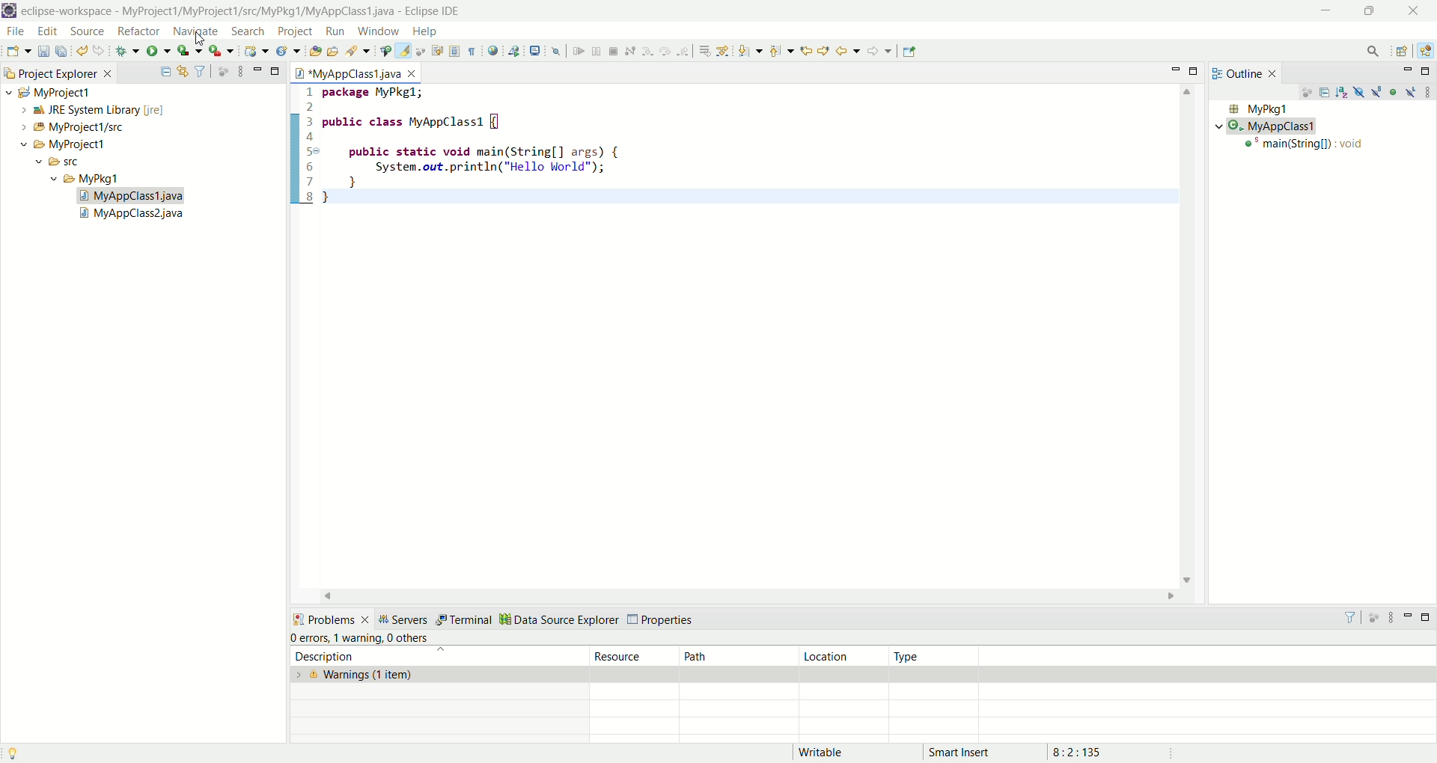  I want to click on window, so click(377, 31).